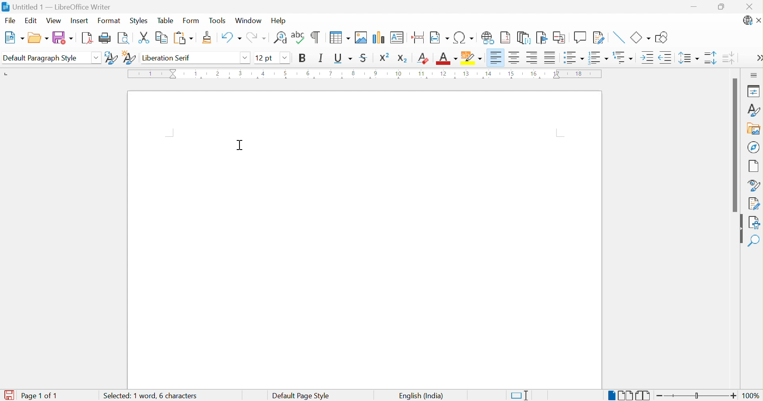 The width and height of the screenshot is (763, 401). I want to click on Window, so click(250, 21).